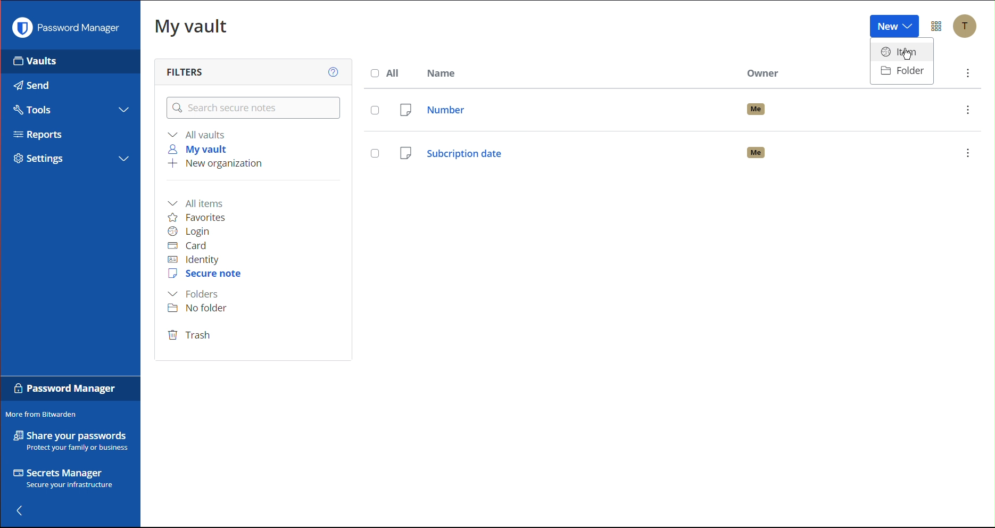 This screenshot has width=995, height=528. I want to click on Name, so click(447, 73).